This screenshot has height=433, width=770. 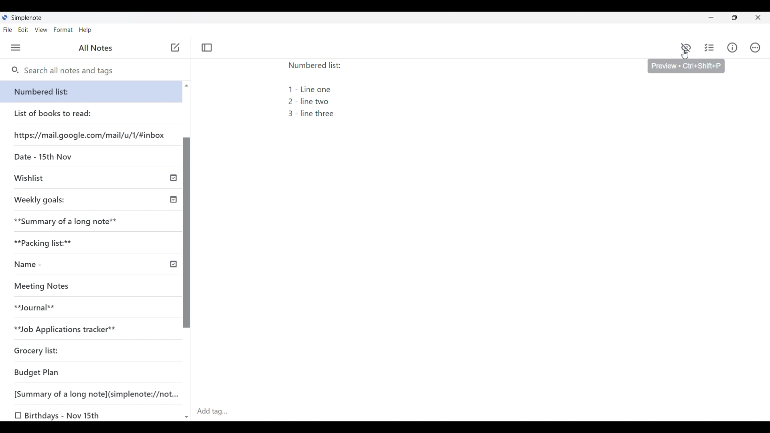 I want to click on Edit menu, so click(x=23, y=30).